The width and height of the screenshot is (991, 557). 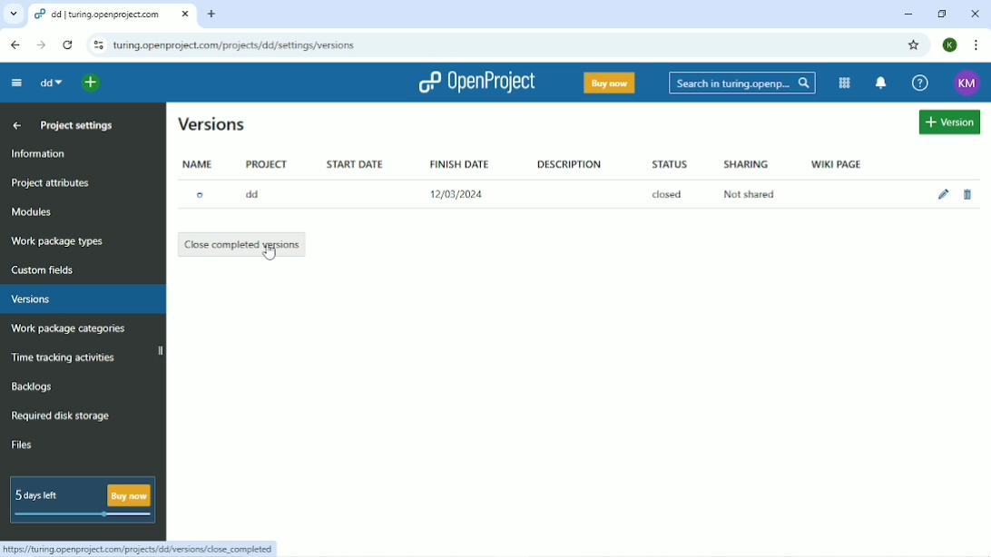 I want to click on Close completed versions, so click(x=242, y=243).